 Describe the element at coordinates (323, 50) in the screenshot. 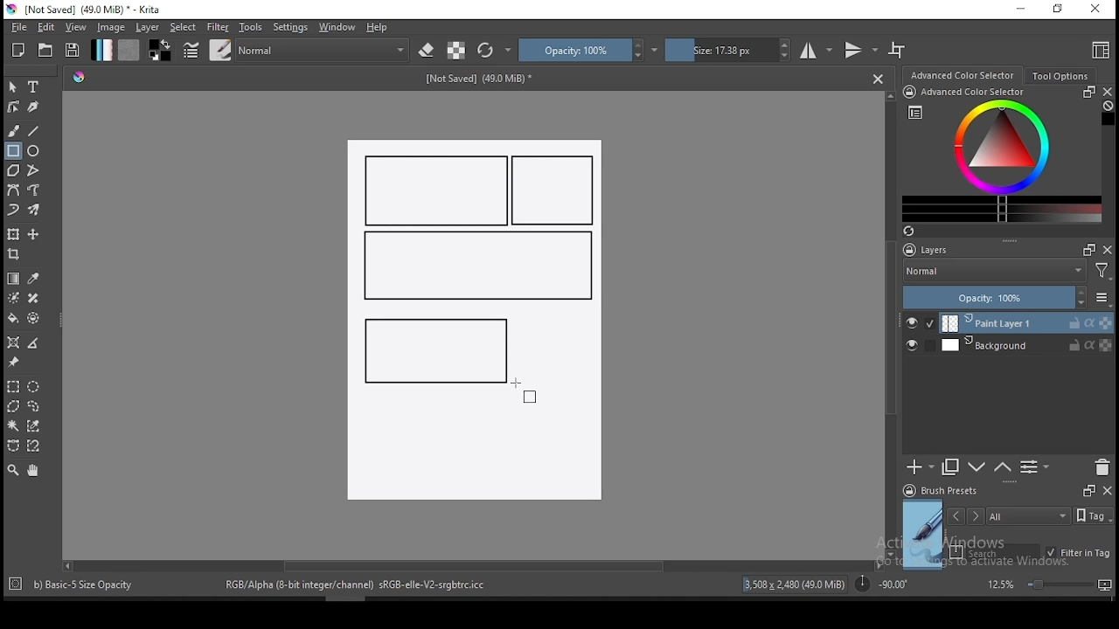

I see `blending mode` at that location.